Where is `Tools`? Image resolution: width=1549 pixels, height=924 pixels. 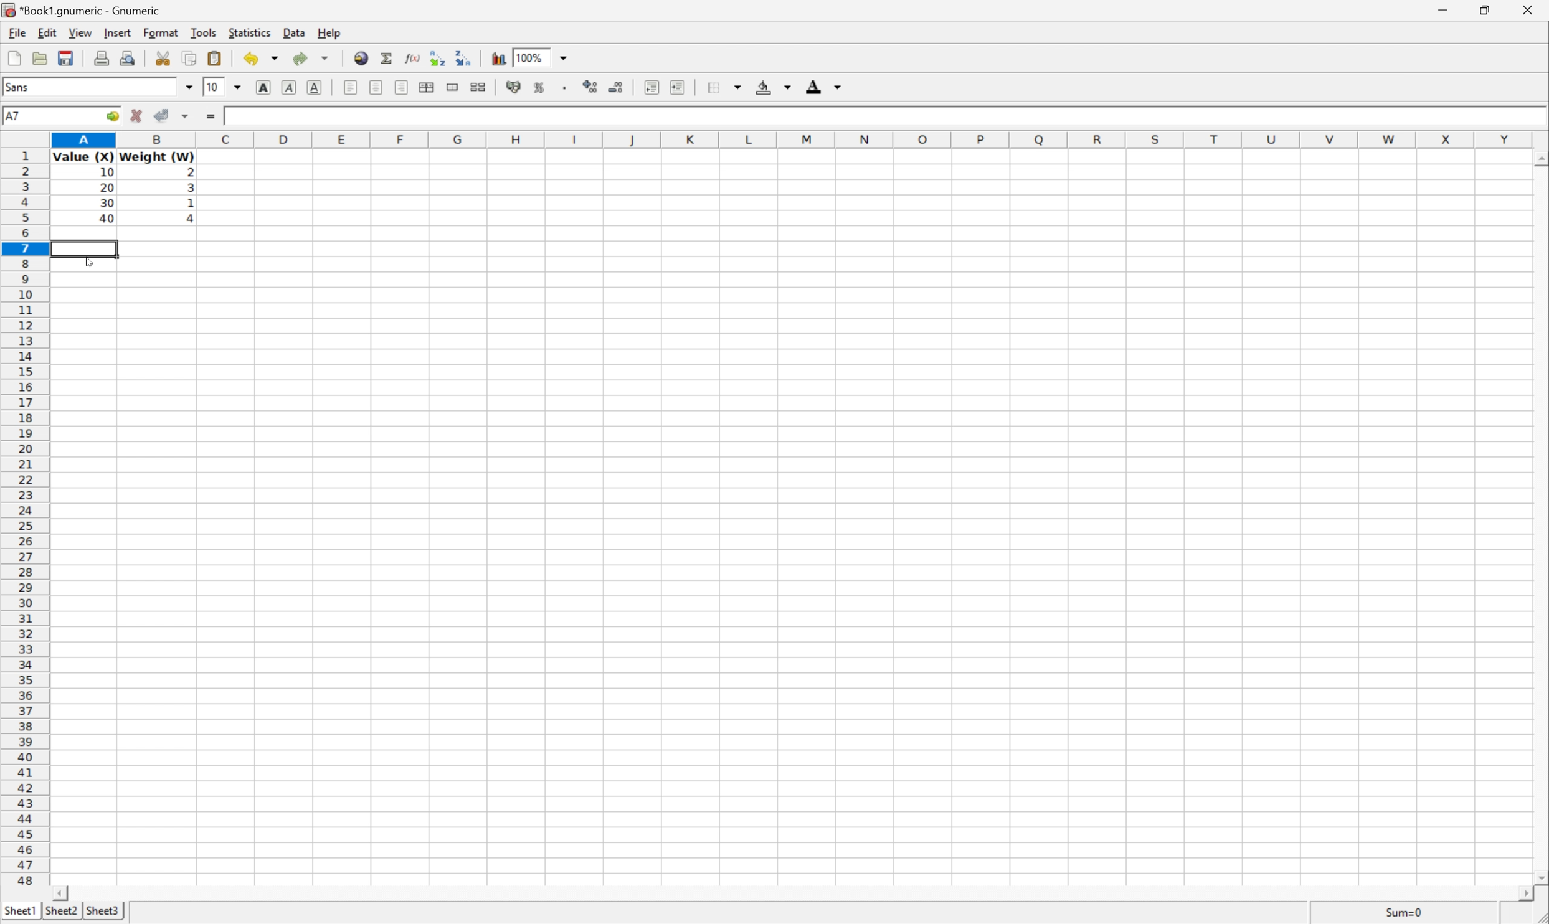
Tools is located at coordinates (206, 32).